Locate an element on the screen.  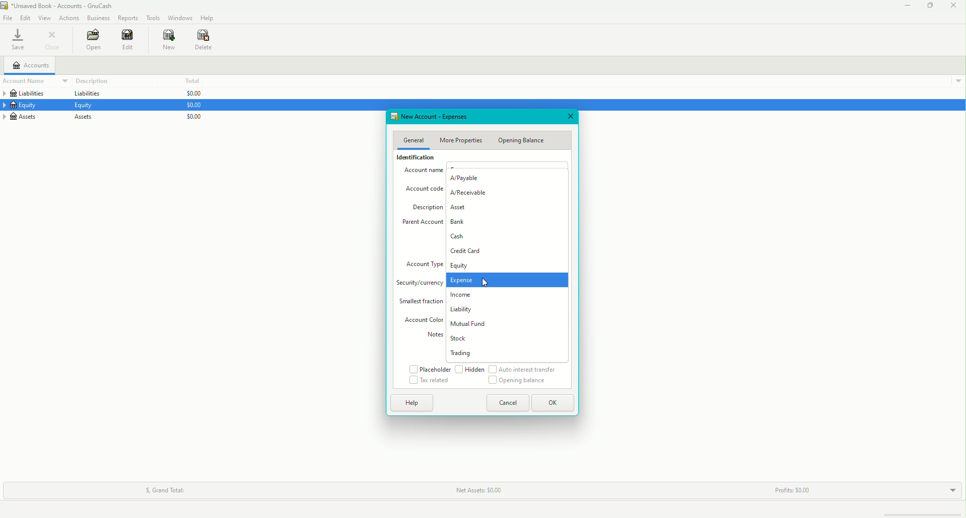
Credit Card is located at coordinates (467, 250).